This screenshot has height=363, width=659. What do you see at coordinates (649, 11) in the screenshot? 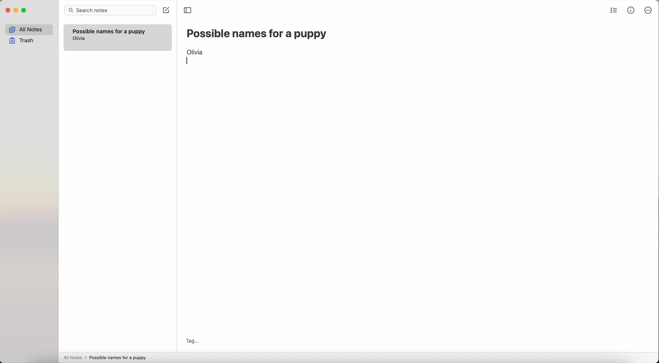
I see `more options` at bounding box center [649, 11].